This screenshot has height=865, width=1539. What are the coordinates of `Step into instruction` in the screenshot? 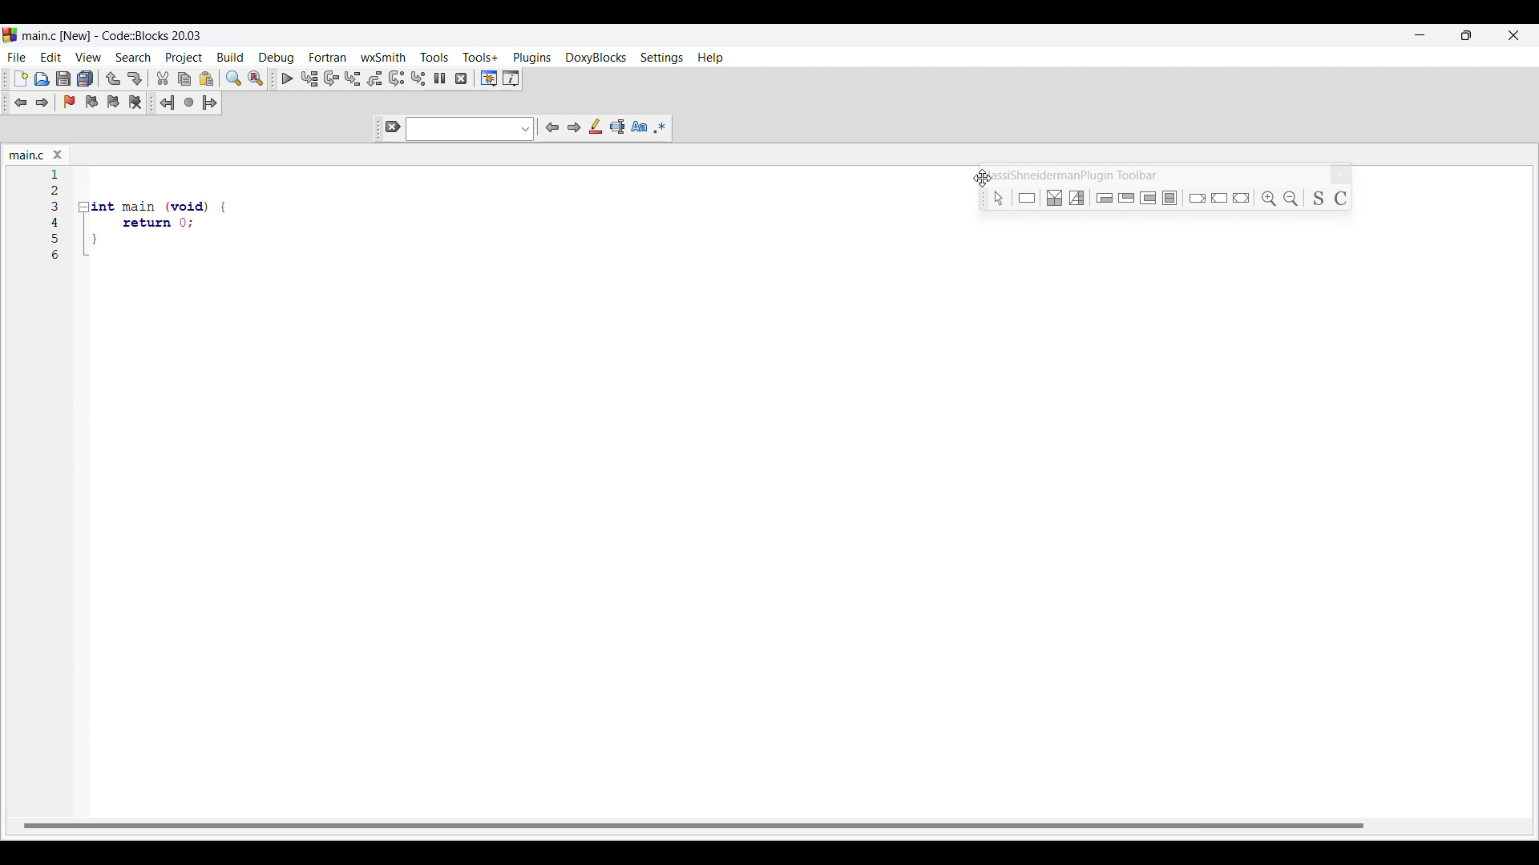 It's located at (418, 78).